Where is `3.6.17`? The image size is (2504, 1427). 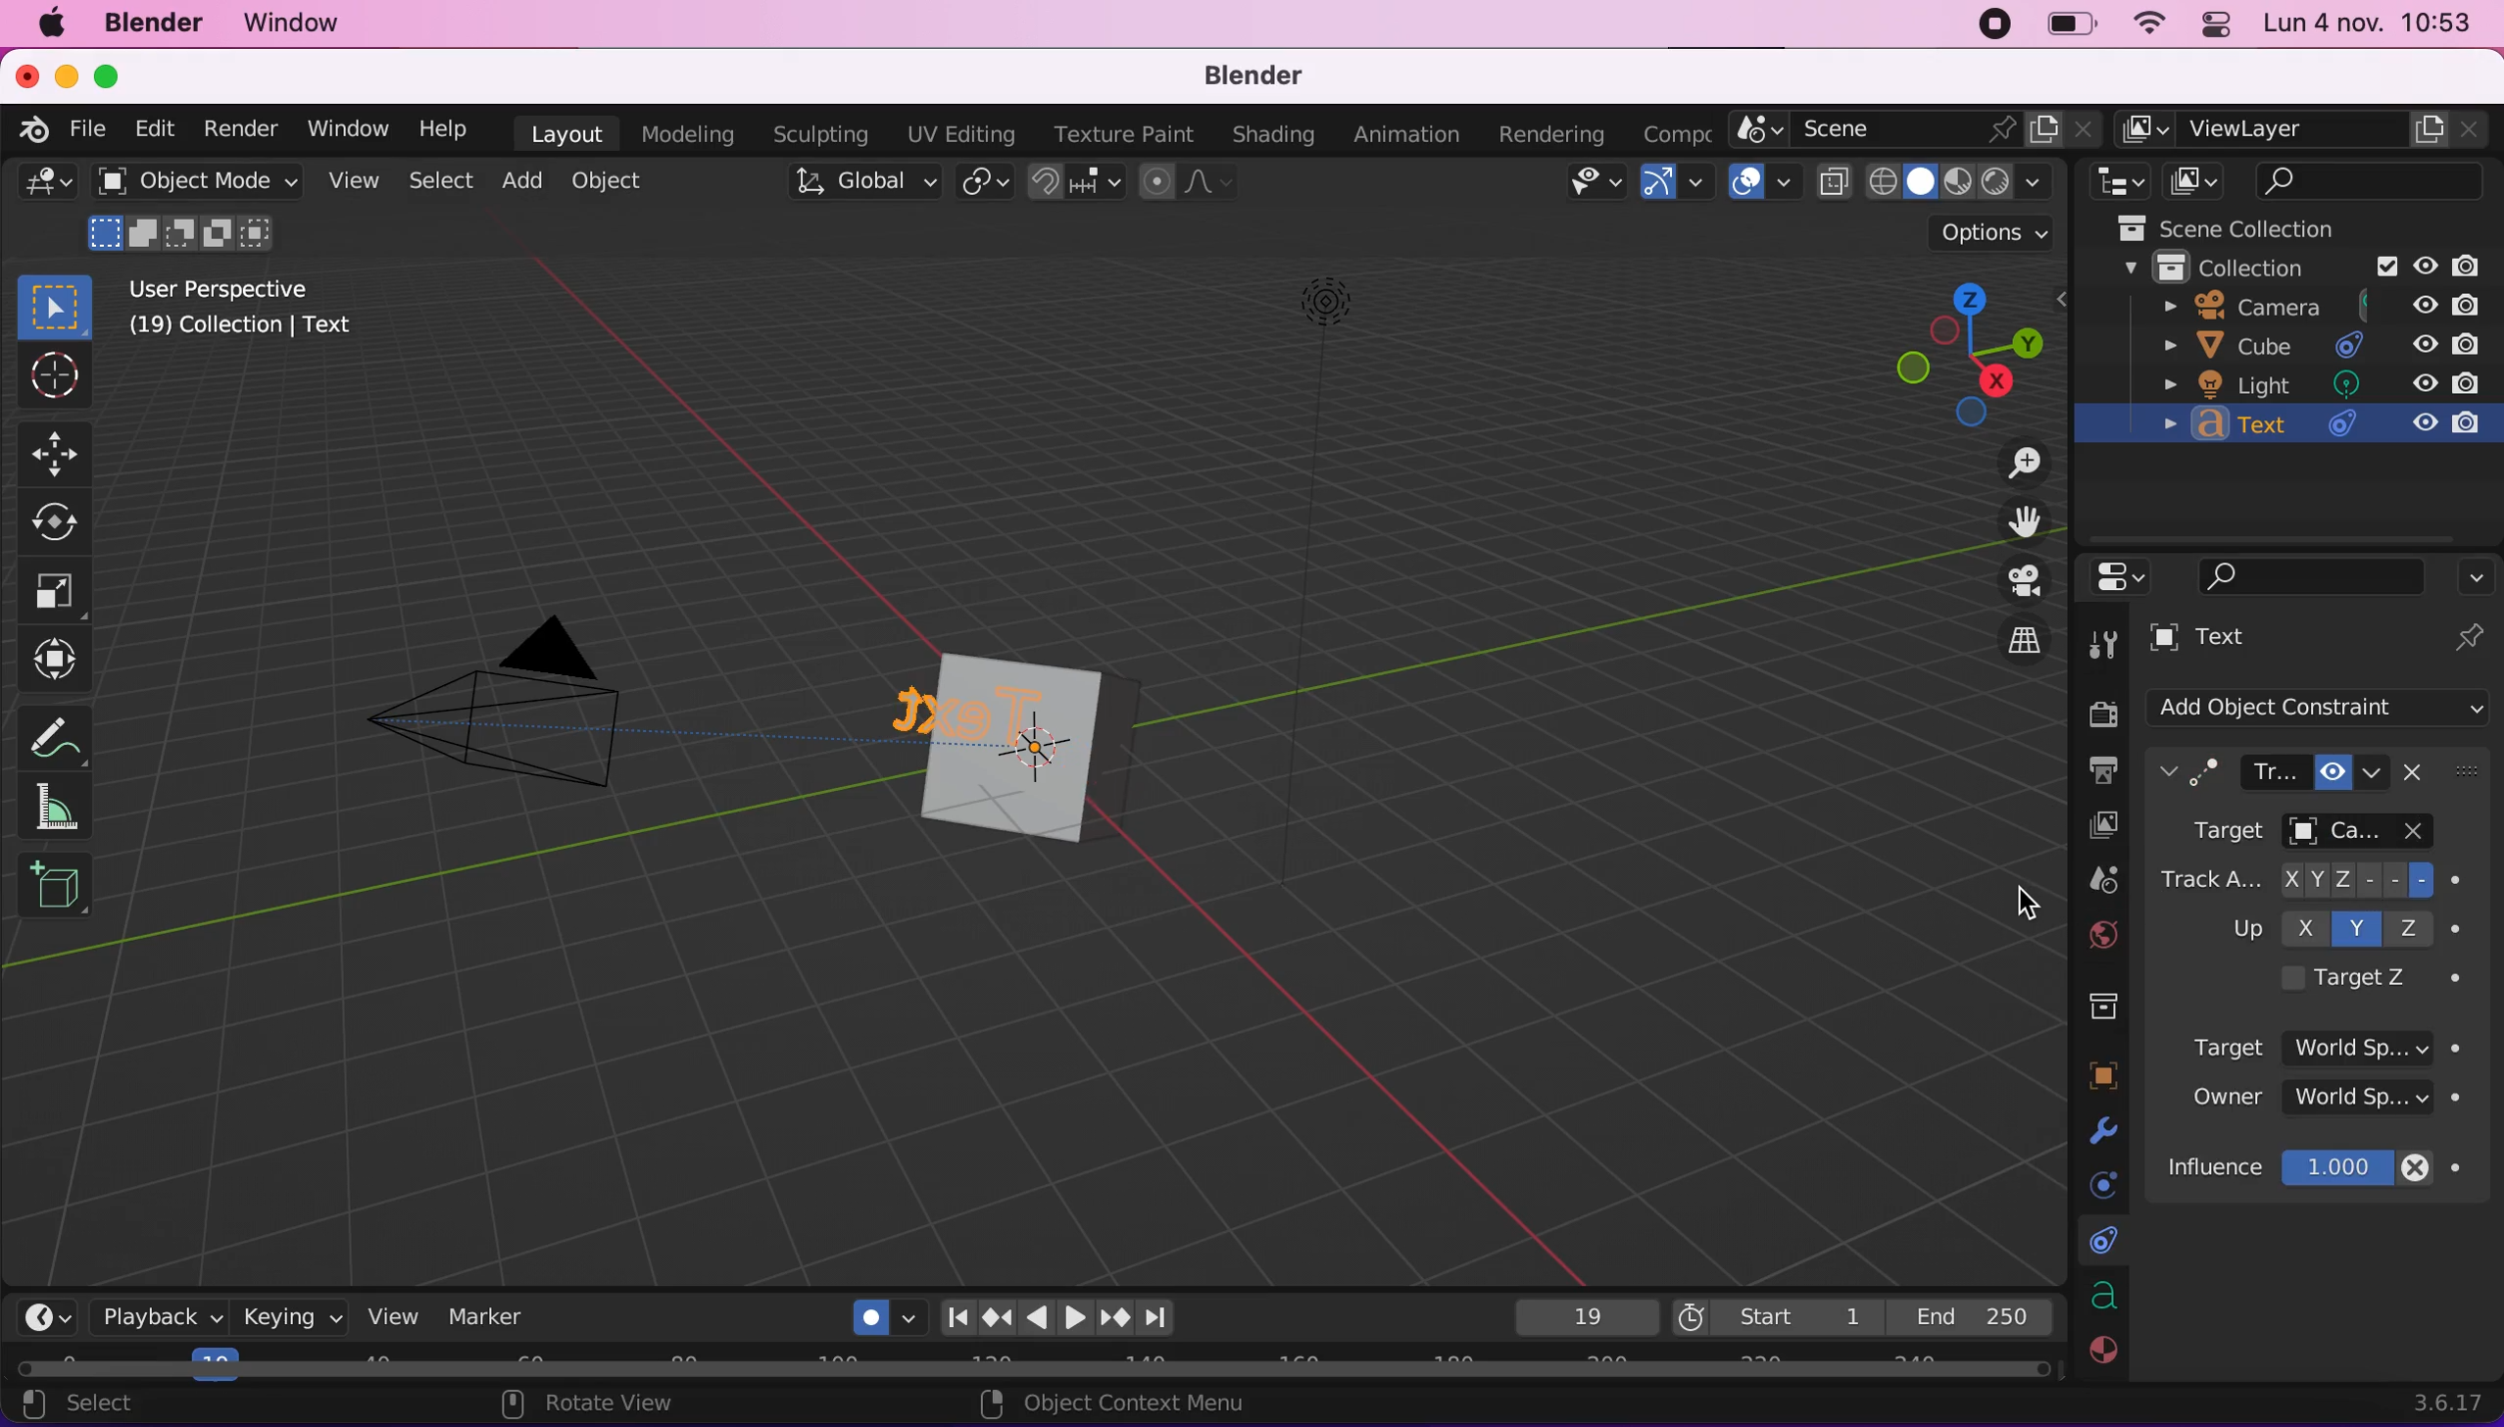
3.6.17 is located at coordinates (2439, 1402).